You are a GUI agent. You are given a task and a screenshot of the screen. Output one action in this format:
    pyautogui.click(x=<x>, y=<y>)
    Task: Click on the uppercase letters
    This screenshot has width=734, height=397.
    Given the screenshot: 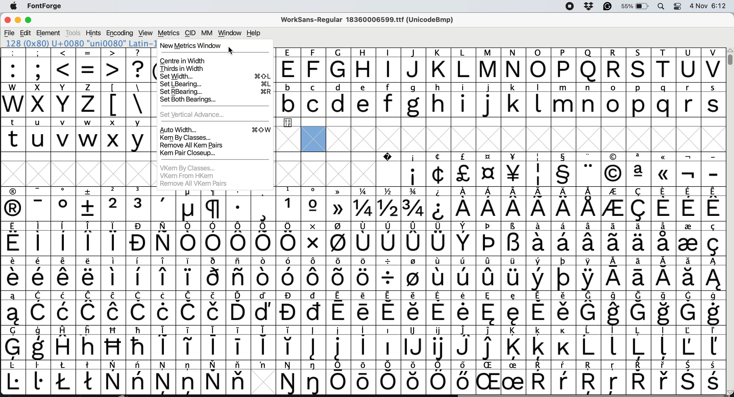 What is the action you would take?
    pyautogui.click(x=498, y=69)
    